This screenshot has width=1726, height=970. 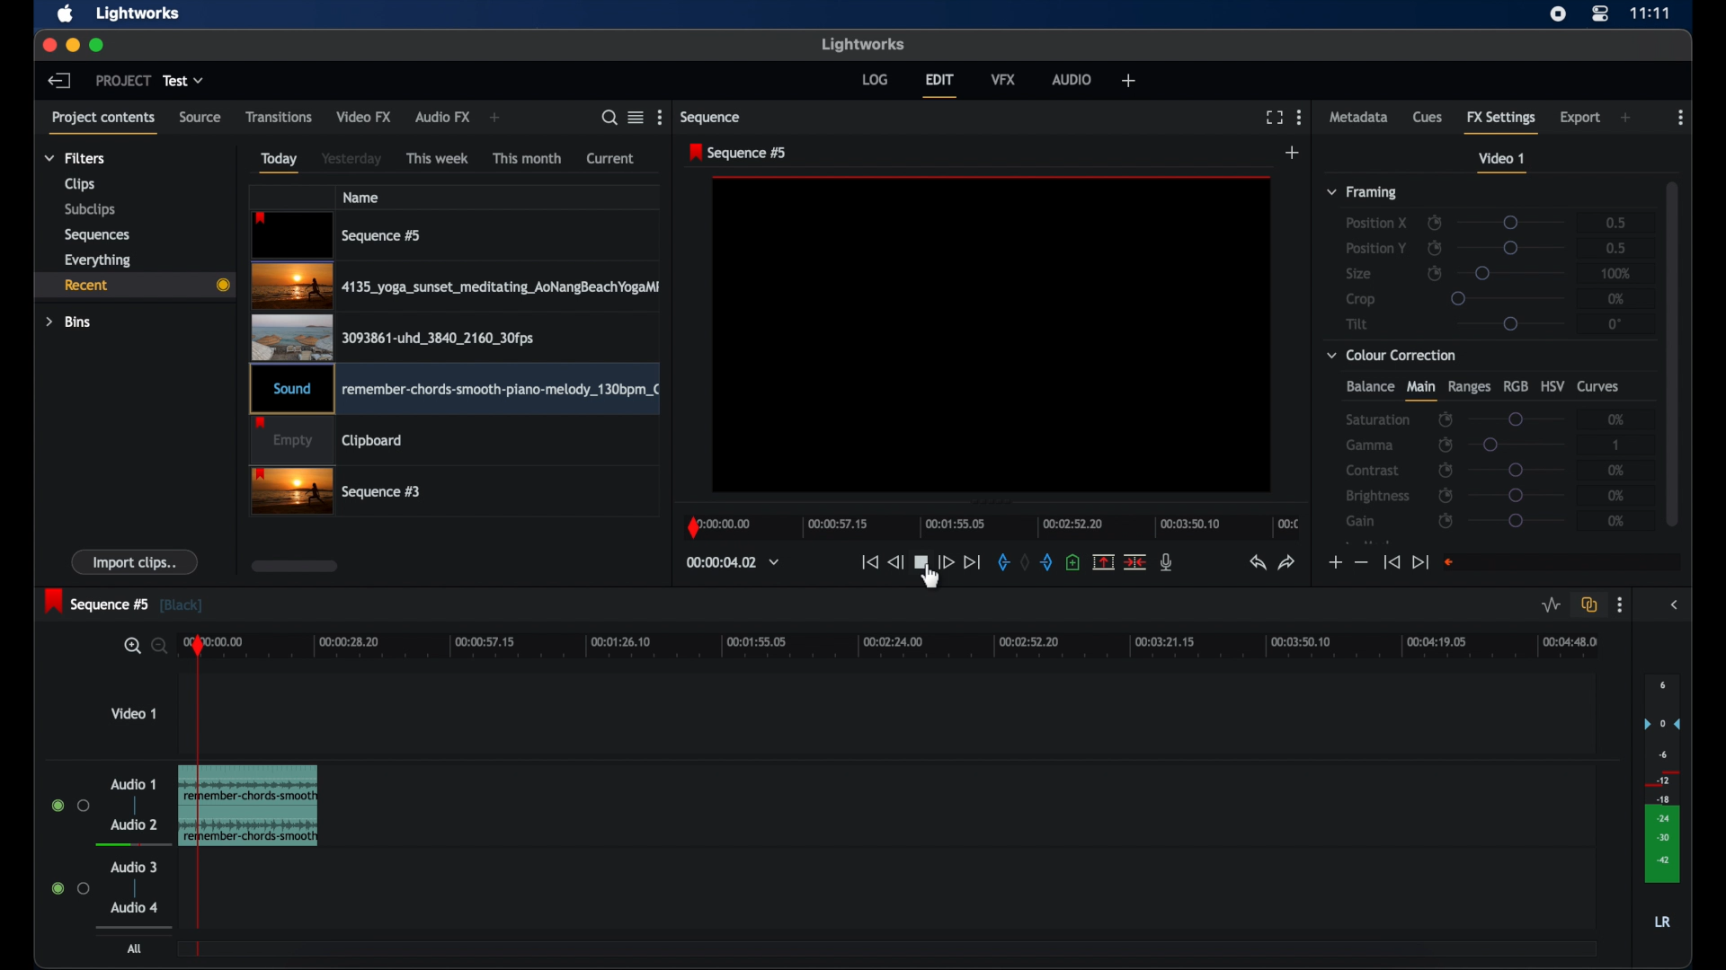 What do you see at coordinates (1516, 521) in the screenshot?
I see `slider` at bounding box center [1516, 521].